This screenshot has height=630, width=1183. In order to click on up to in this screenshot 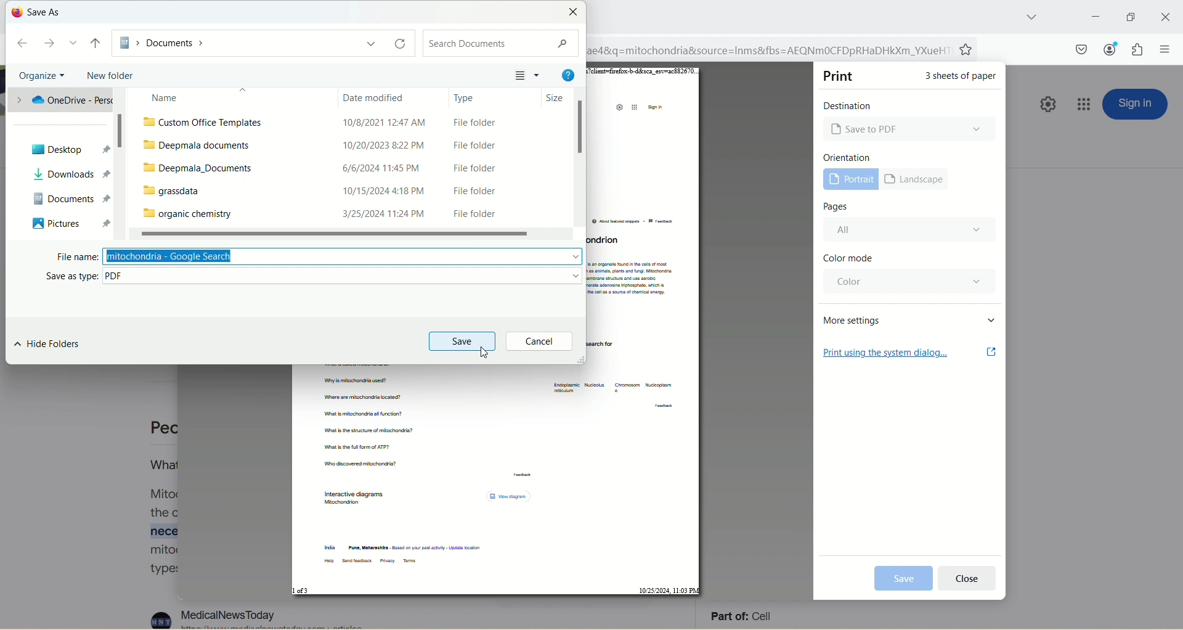, I will do `click(94, 43)`.